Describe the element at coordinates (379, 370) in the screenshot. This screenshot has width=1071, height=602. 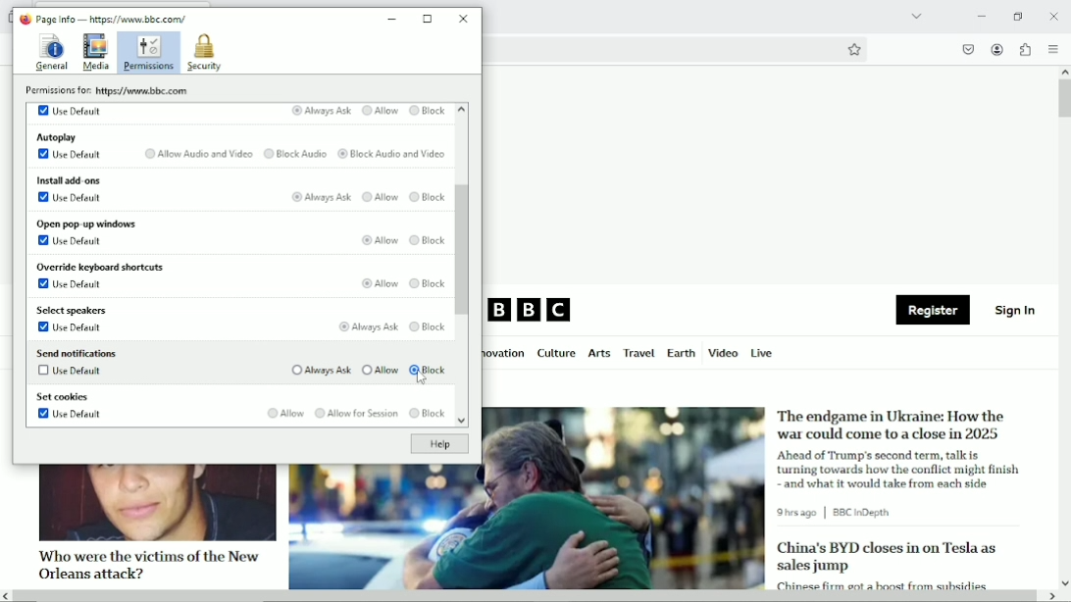
I see `Allow` at that location.